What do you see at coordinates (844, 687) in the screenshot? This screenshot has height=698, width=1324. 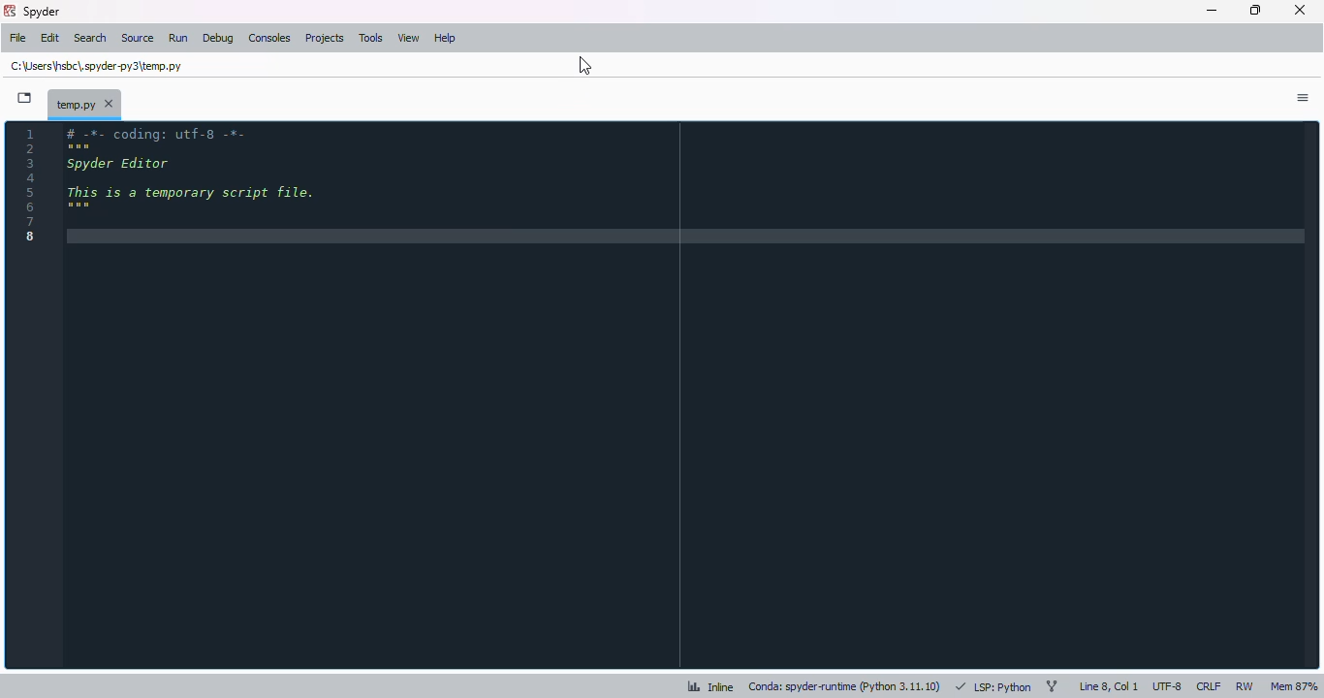 I see `conda: spyder-runtime (python 3. 11. 10)` at bounding box center [844, 687].